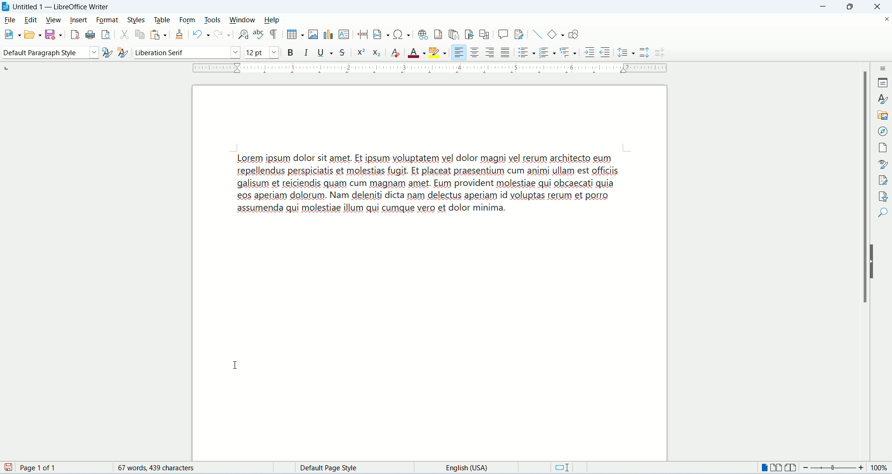 This screenshot has width=892, height=474. I want to click on logo, so click(6, 7).